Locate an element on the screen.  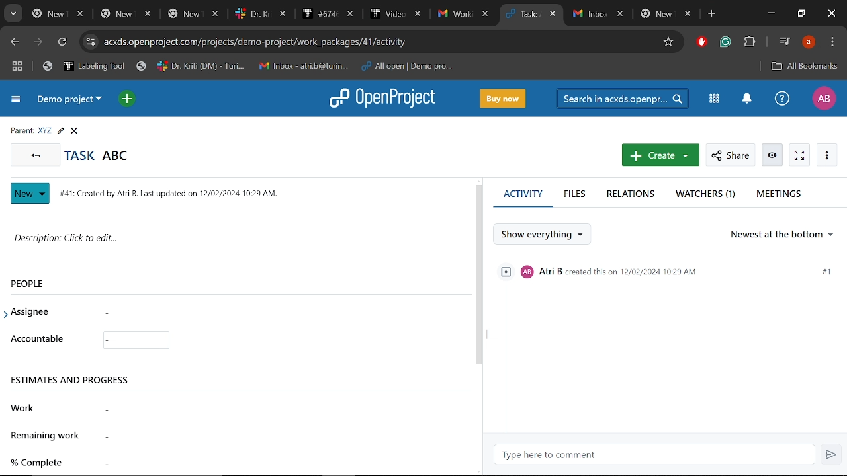
cite info is located at coordinates (91, 41).